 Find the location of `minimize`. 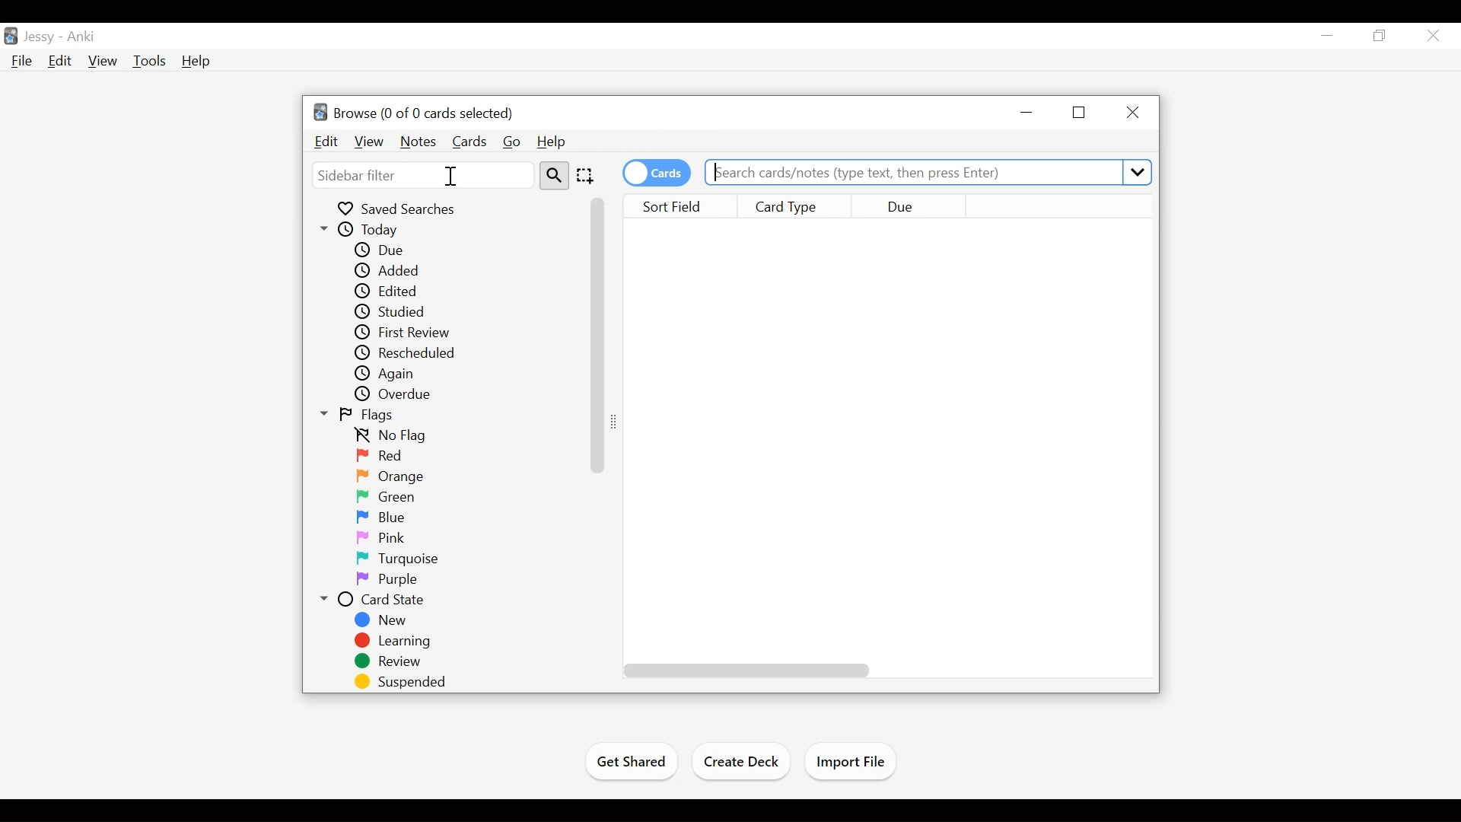

minimize is located at coordinates (1029, 112).